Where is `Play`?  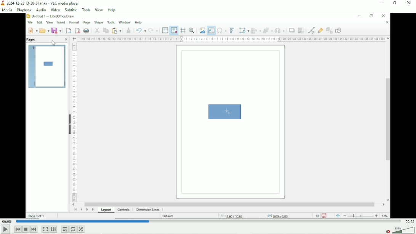
Play is located at coordinates (5, 230).